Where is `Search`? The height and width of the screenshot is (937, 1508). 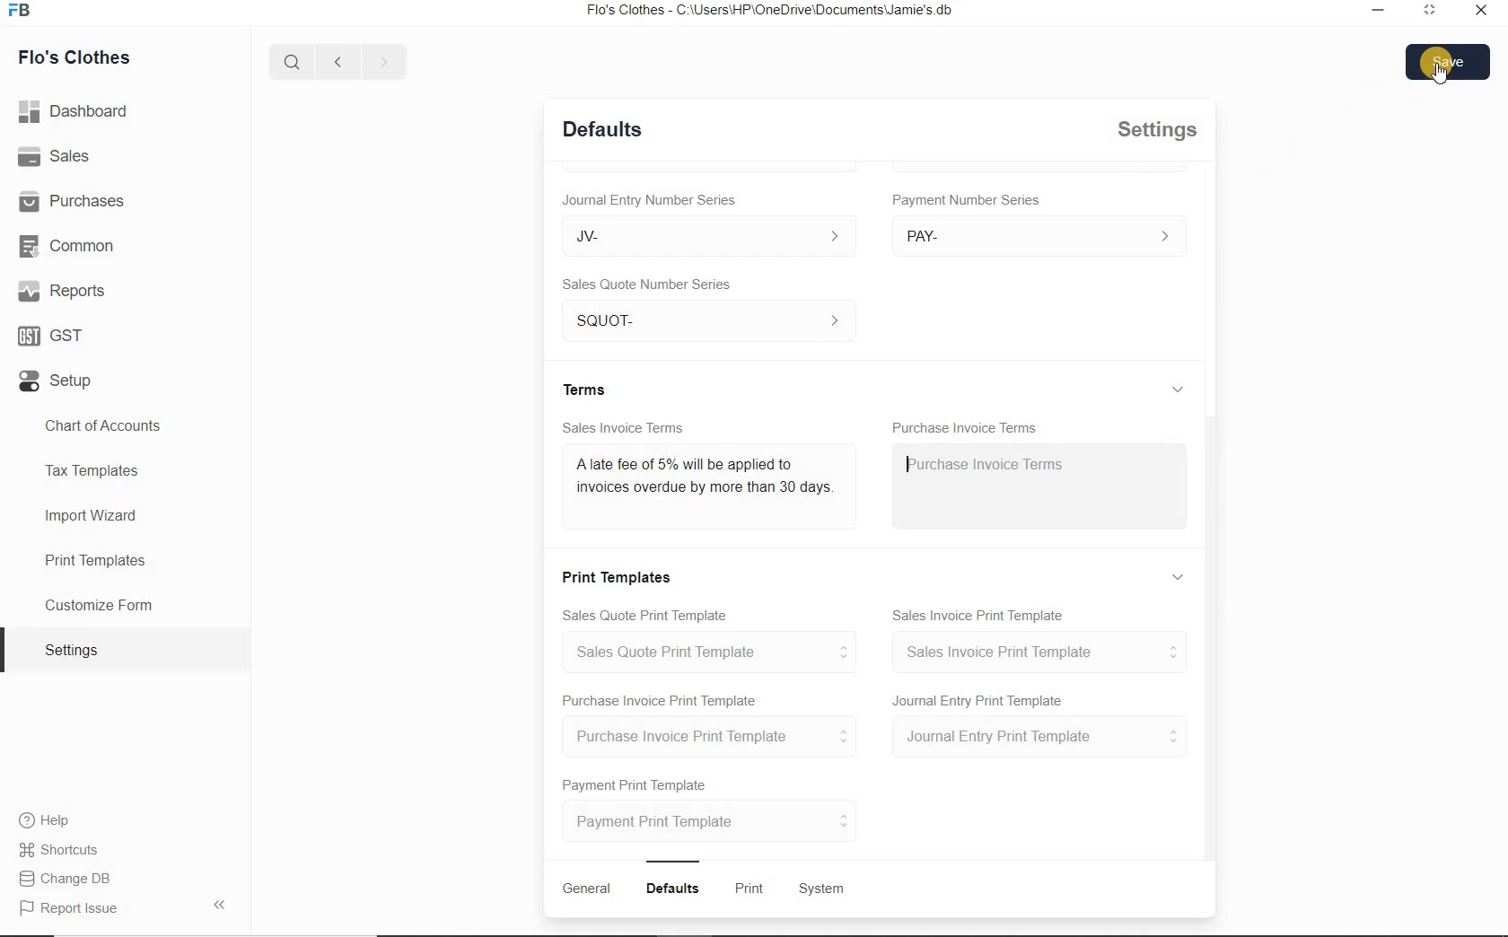 Search is located at coordinates (289, 59).